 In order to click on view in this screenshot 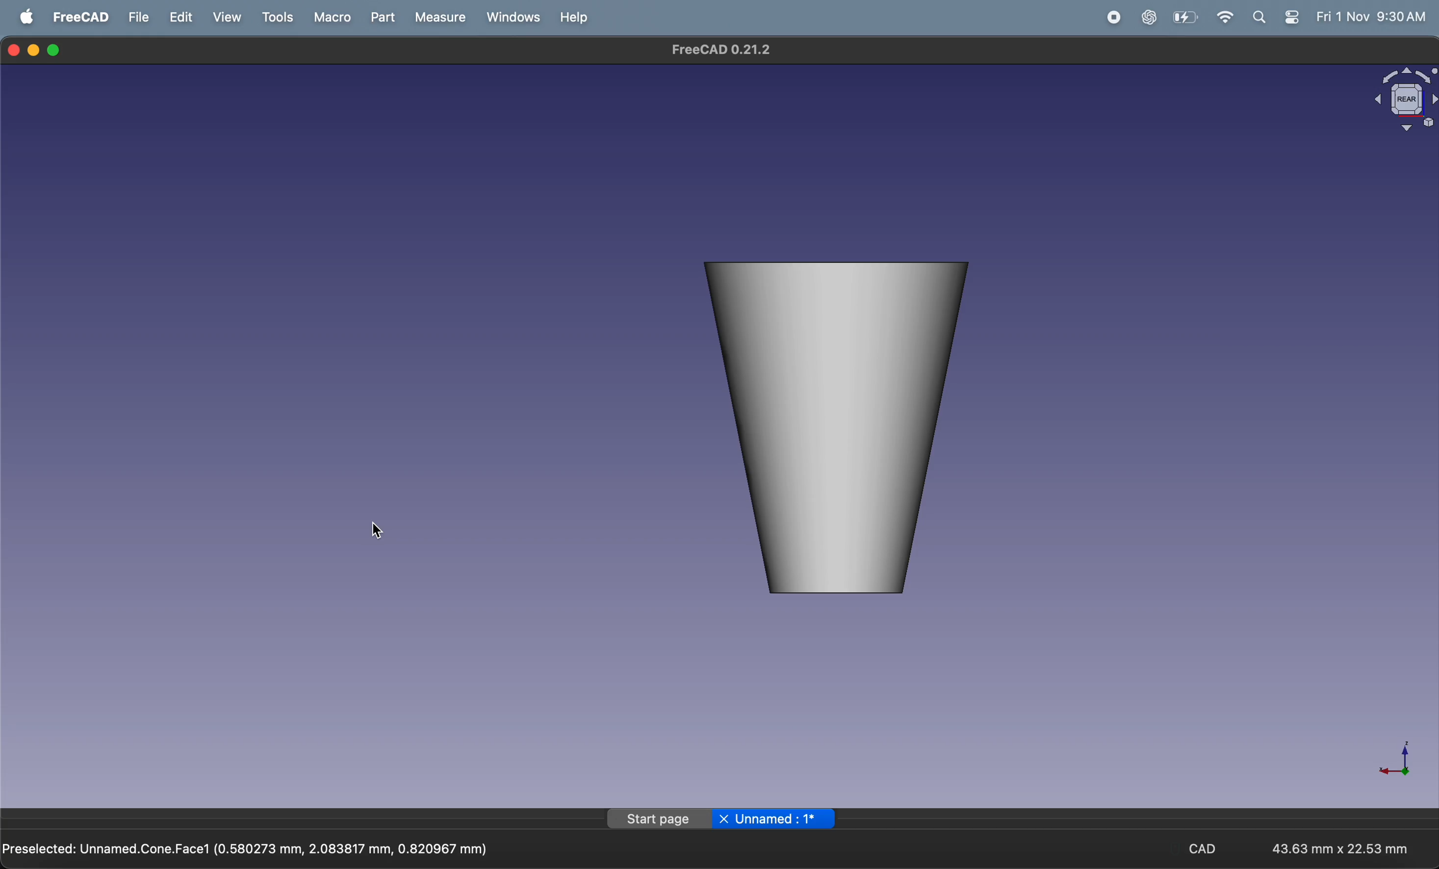, I will do `click(231, 17)`.